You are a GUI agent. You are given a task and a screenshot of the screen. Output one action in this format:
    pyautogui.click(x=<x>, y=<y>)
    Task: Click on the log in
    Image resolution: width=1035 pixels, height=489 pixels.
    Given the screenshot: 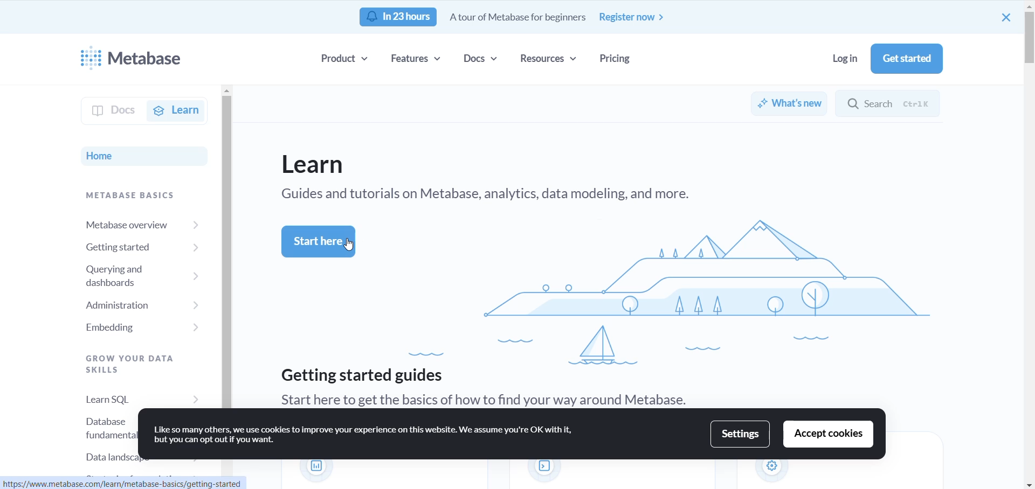 What is the action you would take?
    pyautogui.click(x=837, y=58)
    